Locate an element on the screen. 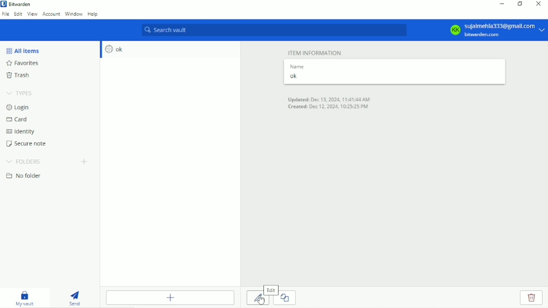 The image size is (548, 308). My vault is located at coordinates (27, 297).